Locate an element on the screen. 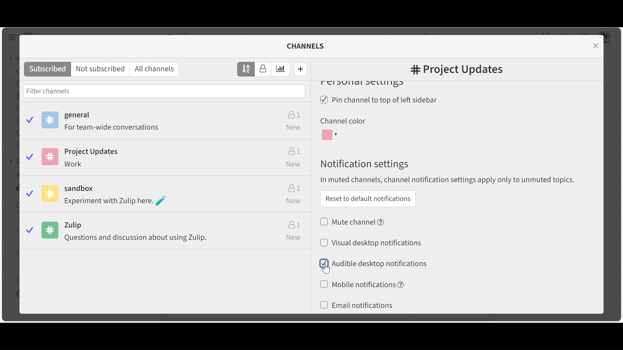 This screenshot has height=350, width=623. Project Updates is located at coordinates (165, 159).